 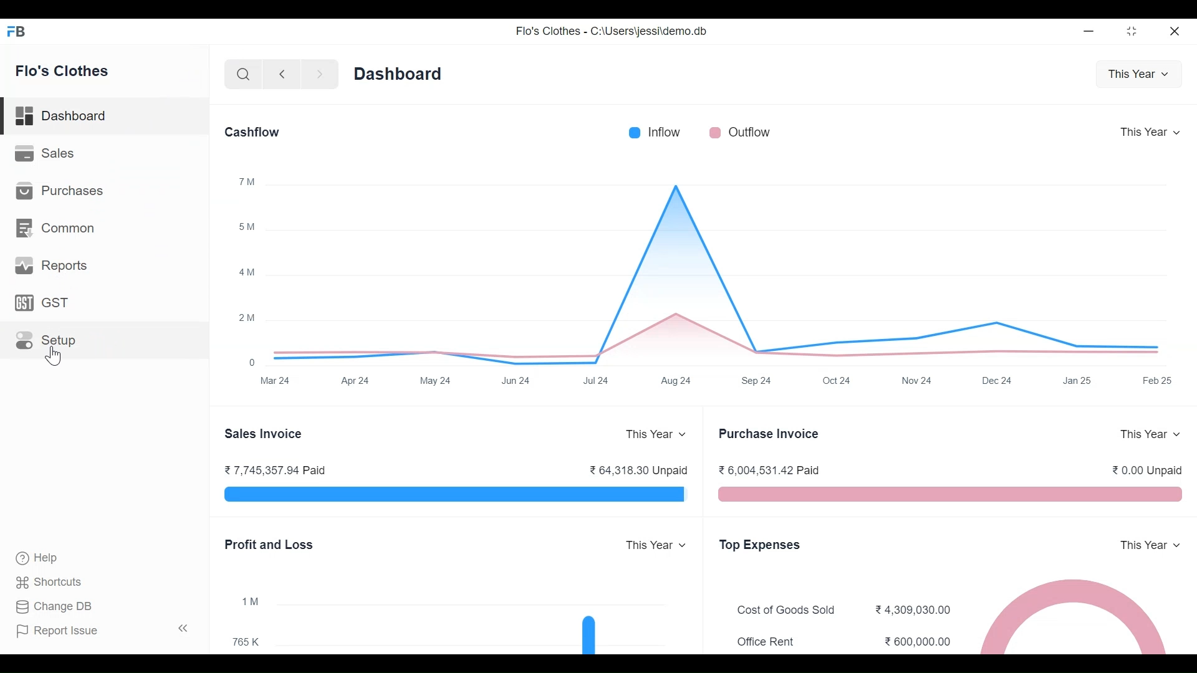 What do you see at coordinates (249, 601) in the screenshot?
I see `1M` at bounding box center [249, 601].